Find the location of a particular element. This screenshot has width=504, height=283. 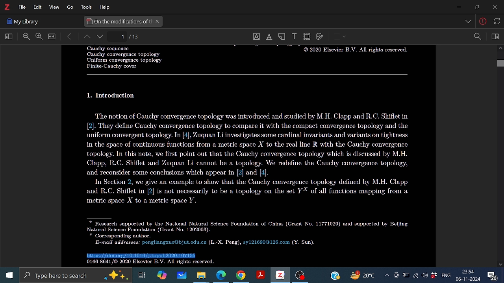

Add note is located at coordinates (283, 36).